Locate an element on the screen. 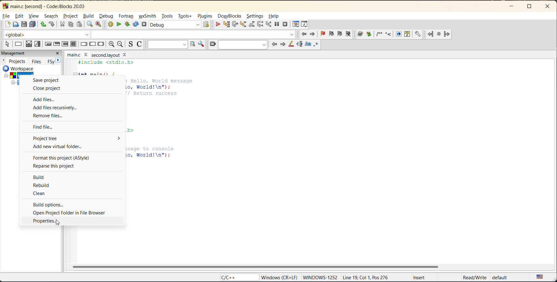  save everything is located at coordinates (33, 25).